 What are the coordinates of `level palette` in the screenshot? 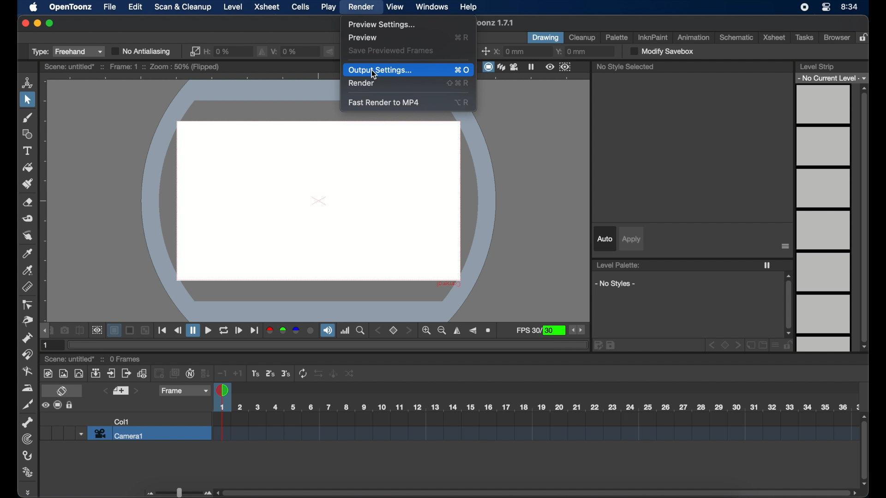 It's located at (618, 265).